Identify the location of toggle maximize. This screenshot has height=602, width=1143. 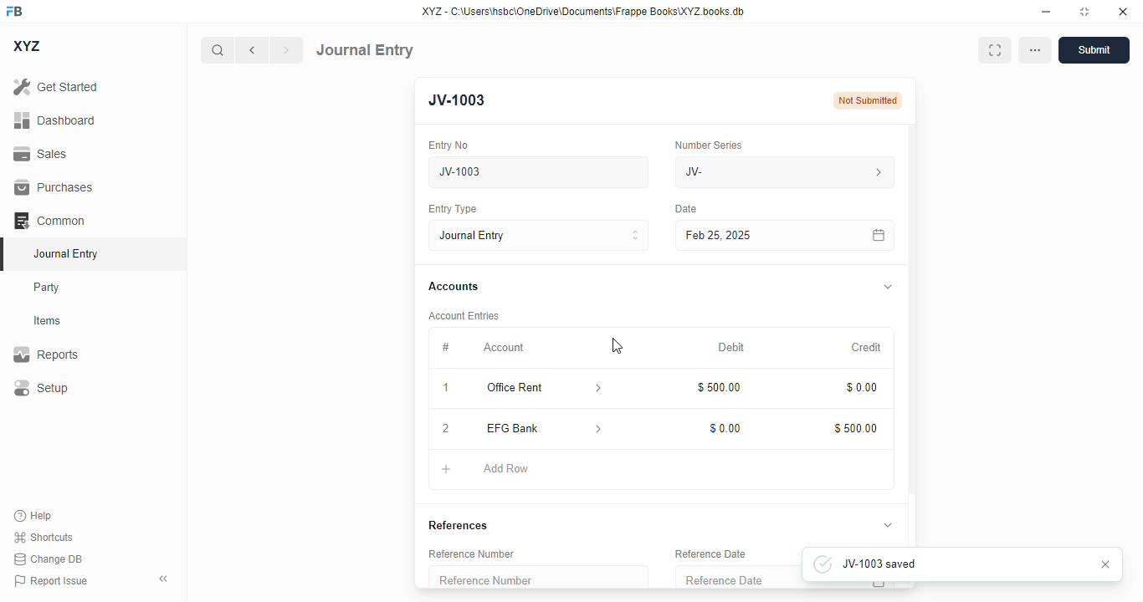
(1084, 12).